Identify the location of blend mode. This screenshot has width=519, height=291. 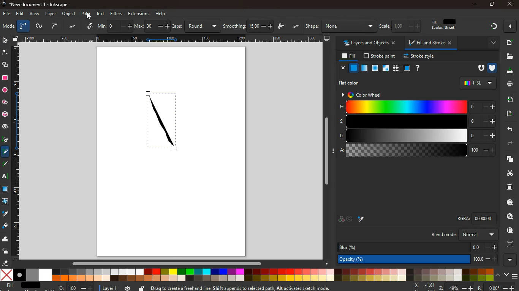
(463, 235).